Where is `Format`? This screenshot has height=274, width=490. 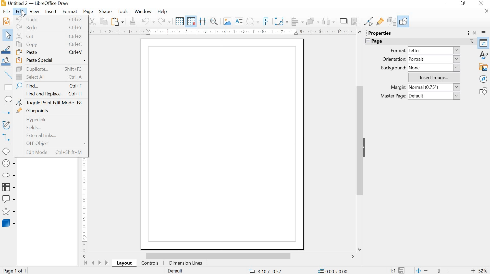
Format is located at coordinates (398, 51).